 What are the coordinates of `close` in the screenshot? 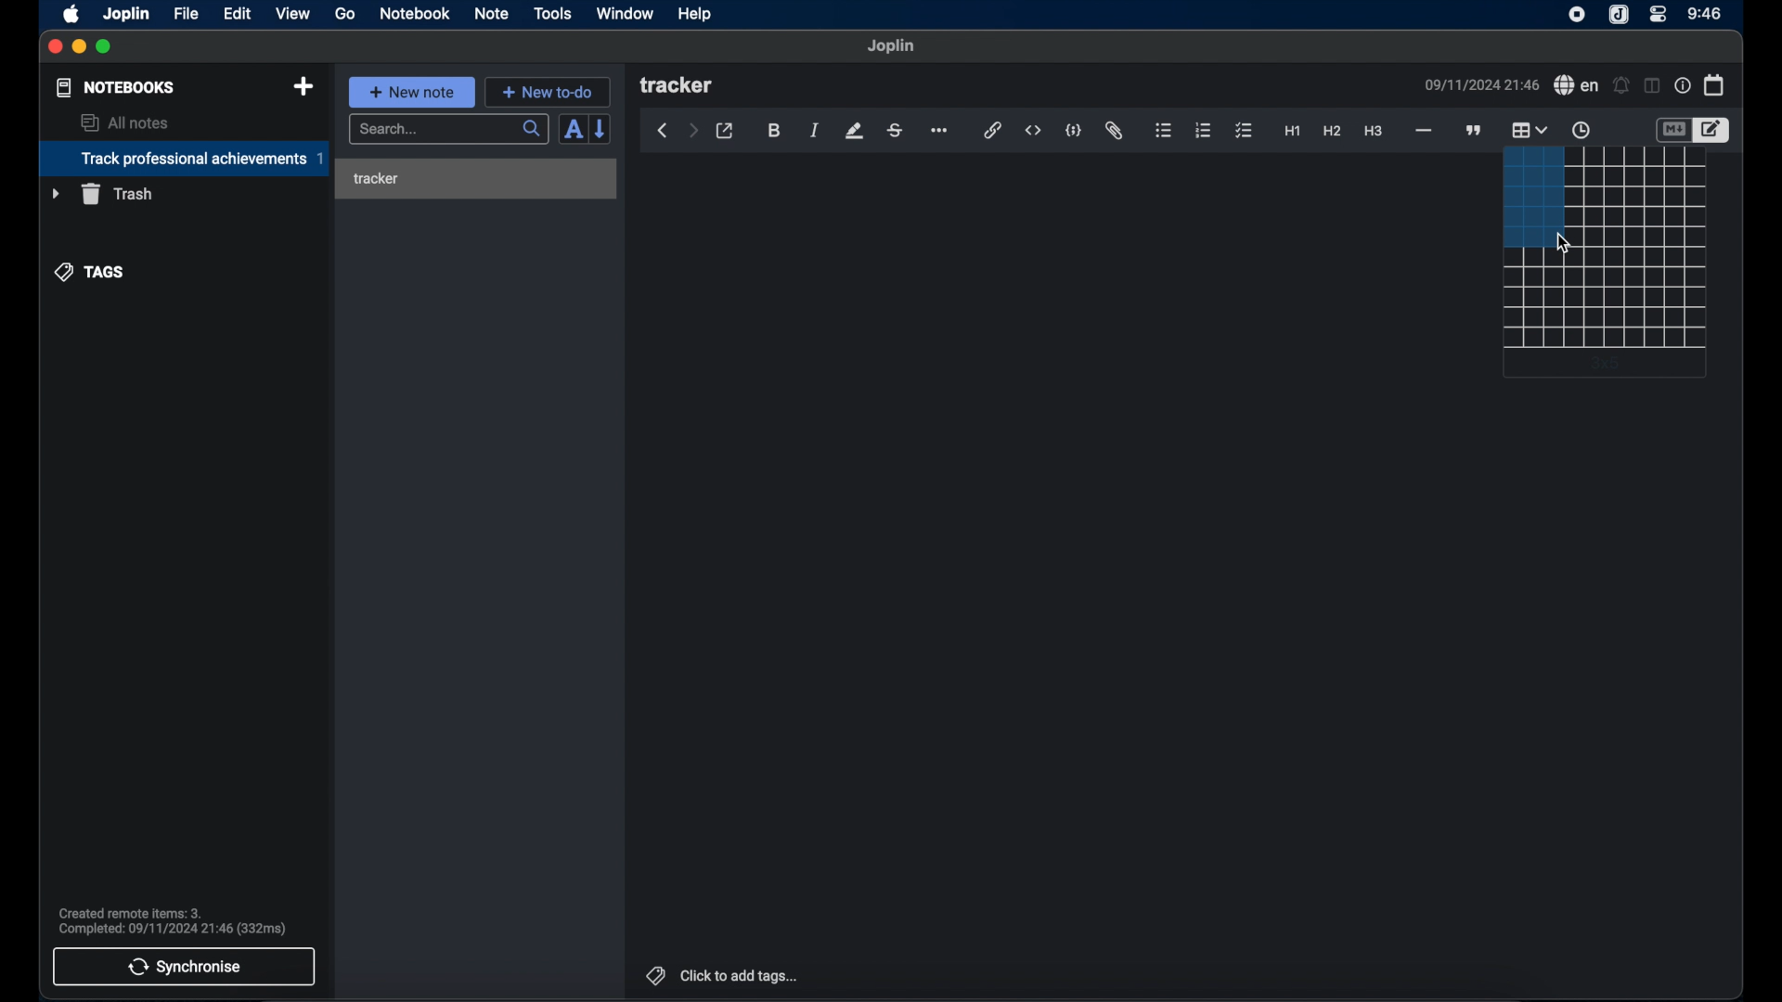 It's located at (55, 46).